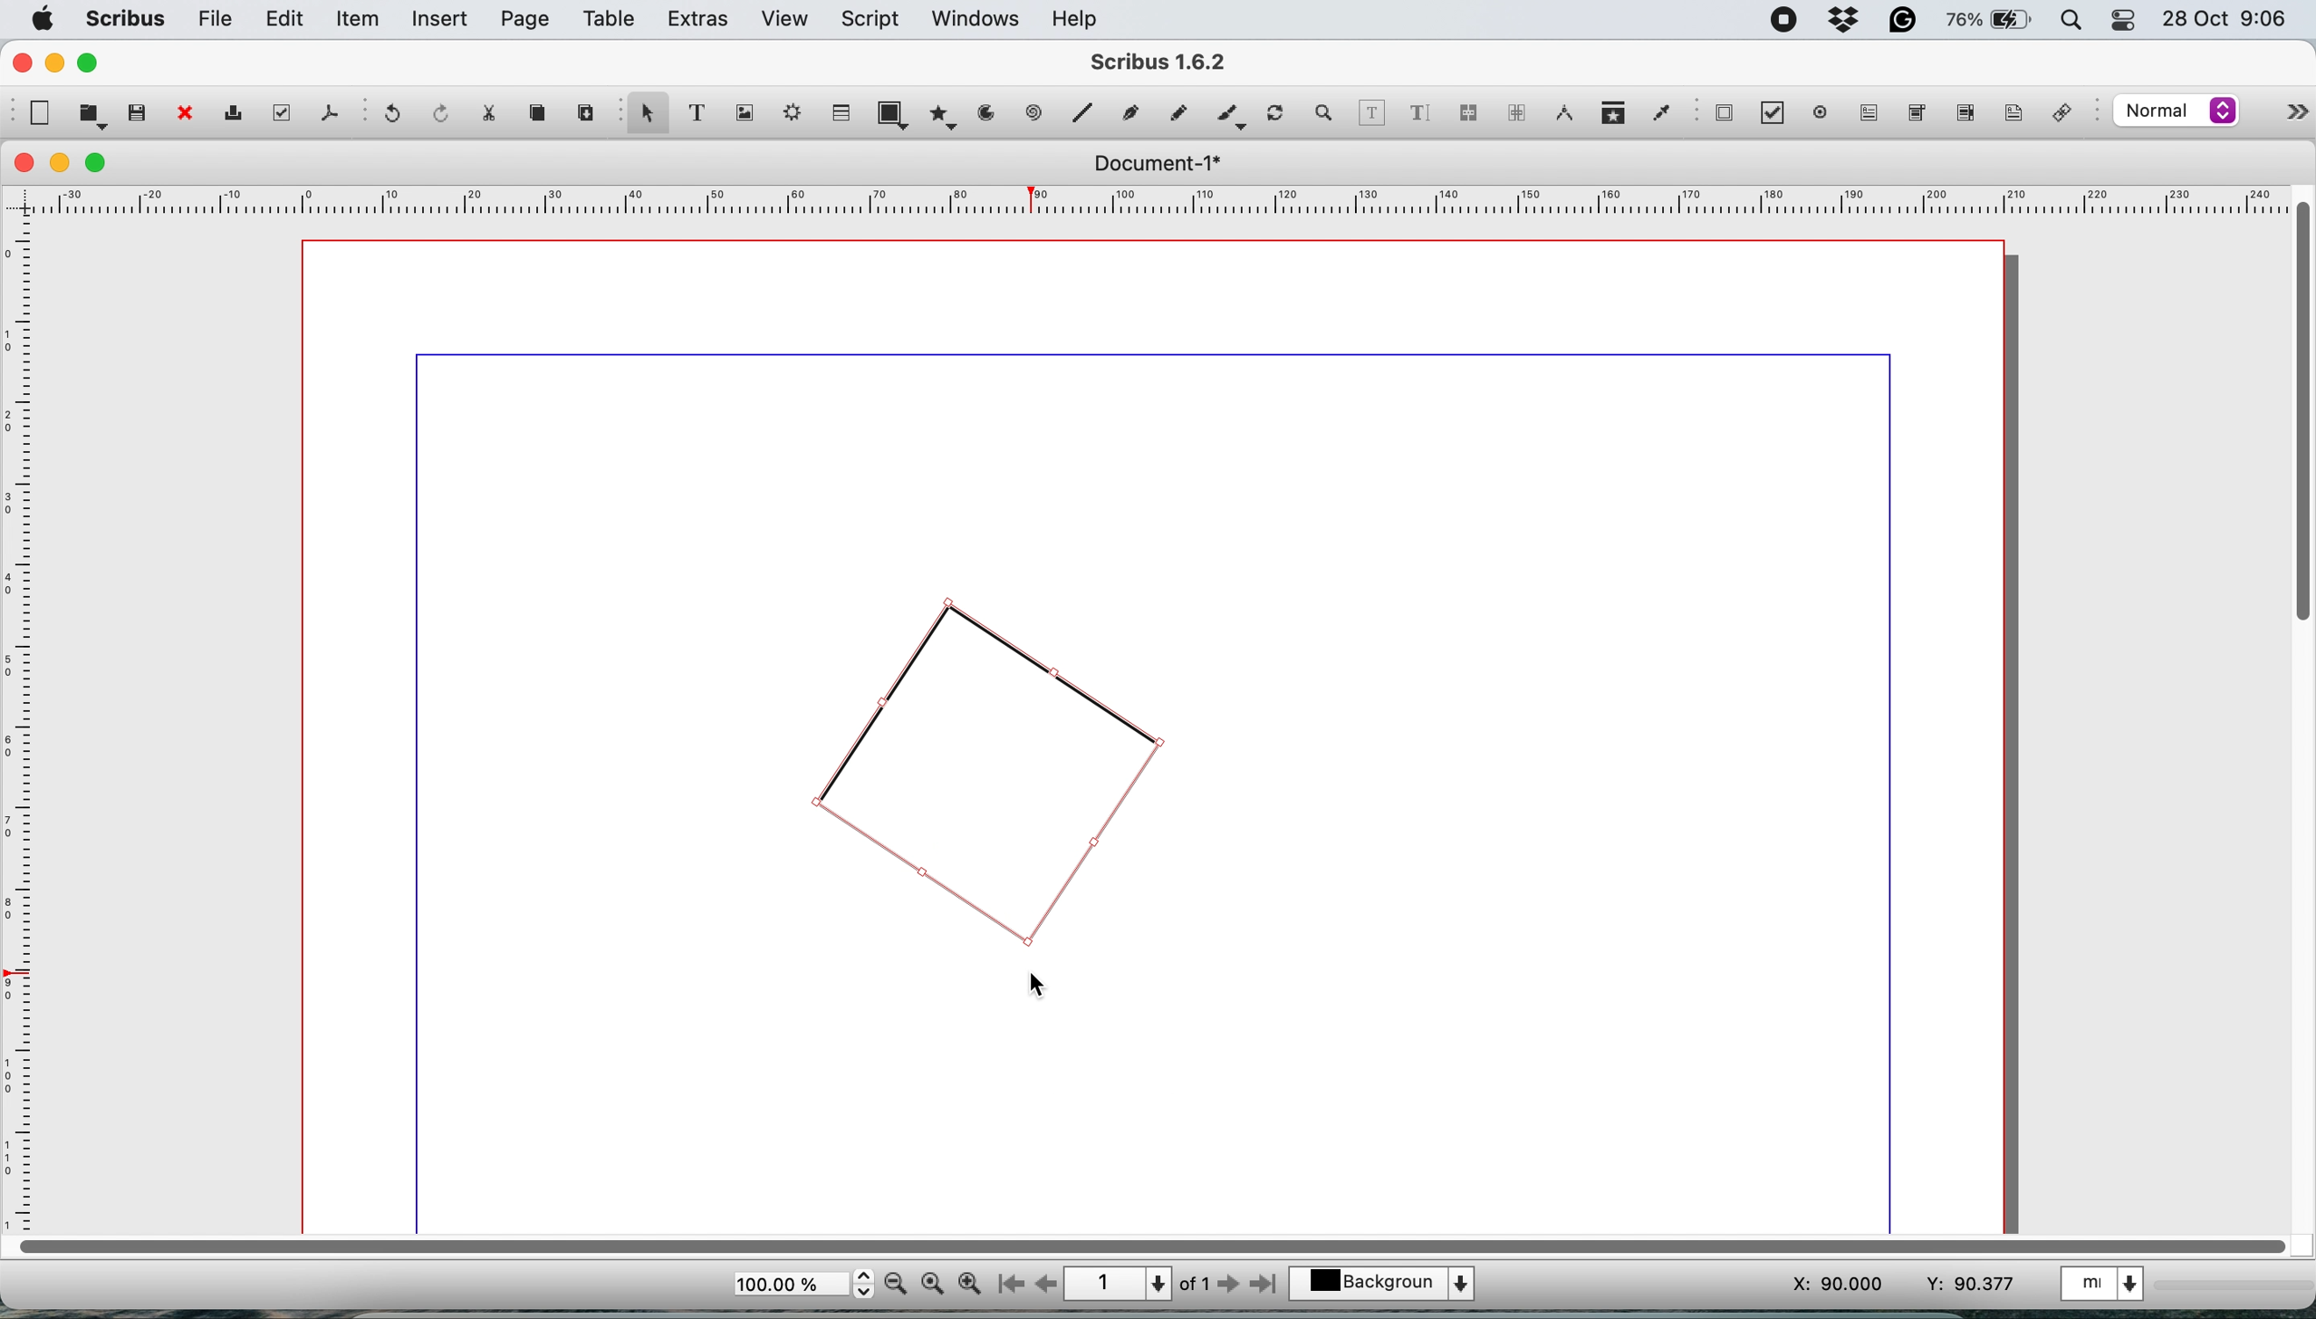 This screenshot has width=2316, height=1319. I want to click on unlink text frames, so click(1515, 114).